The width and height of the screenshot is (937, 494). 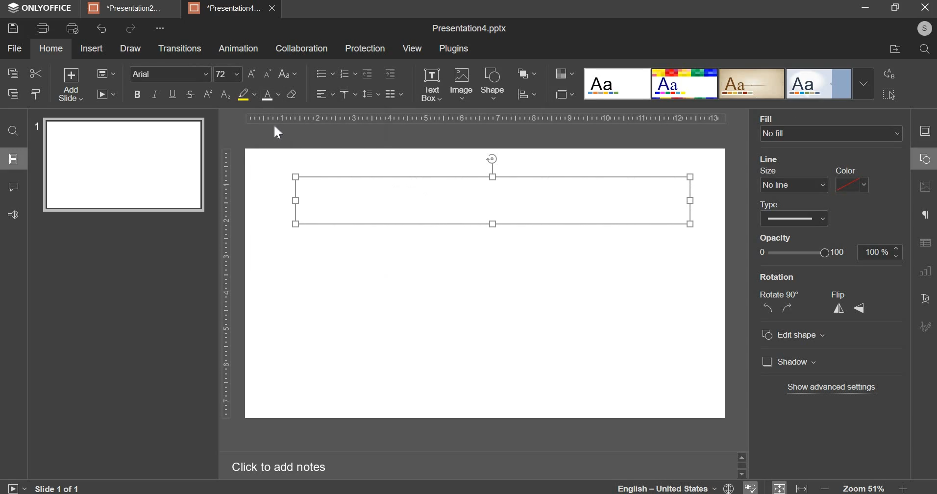 What do you see at coordinates (189, 94) in the screenshot?
I see `strikethrough` at bounding box center [189, 94].